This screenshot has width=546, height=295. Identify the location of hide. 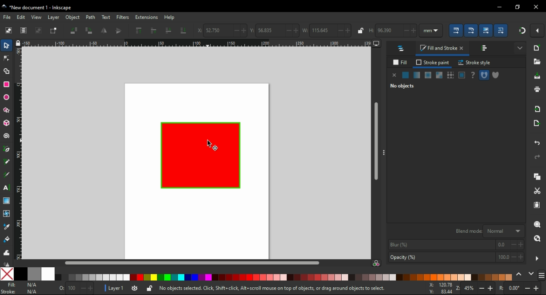
(537, 259).